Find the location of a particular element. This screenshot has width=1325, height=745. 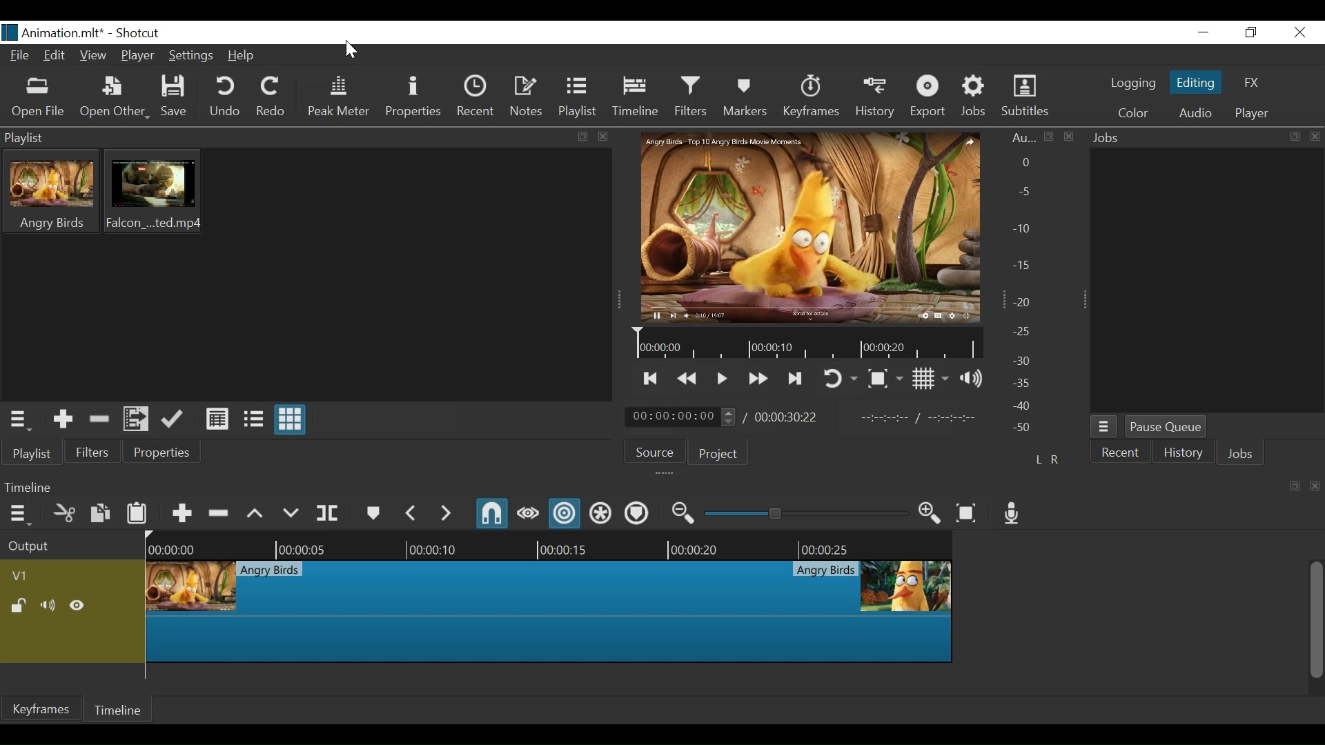

Media Viewer is located at coordinates (809, 227).